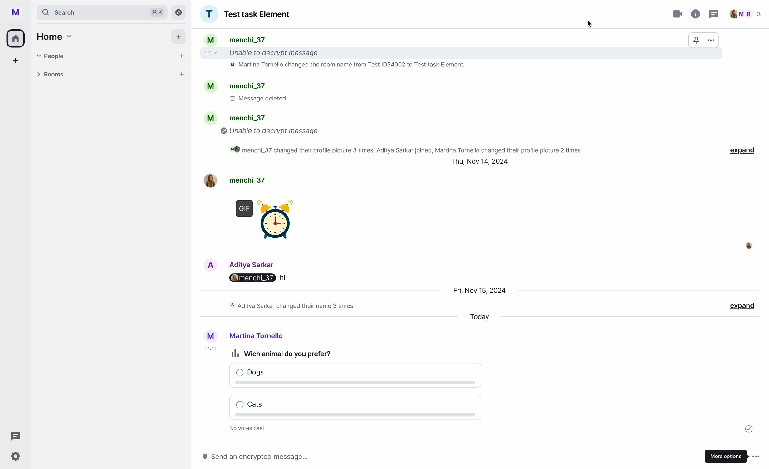 Image resolution: width=769 pixels, height=469 pixels. I want to click on search tab, so click(101, 12).